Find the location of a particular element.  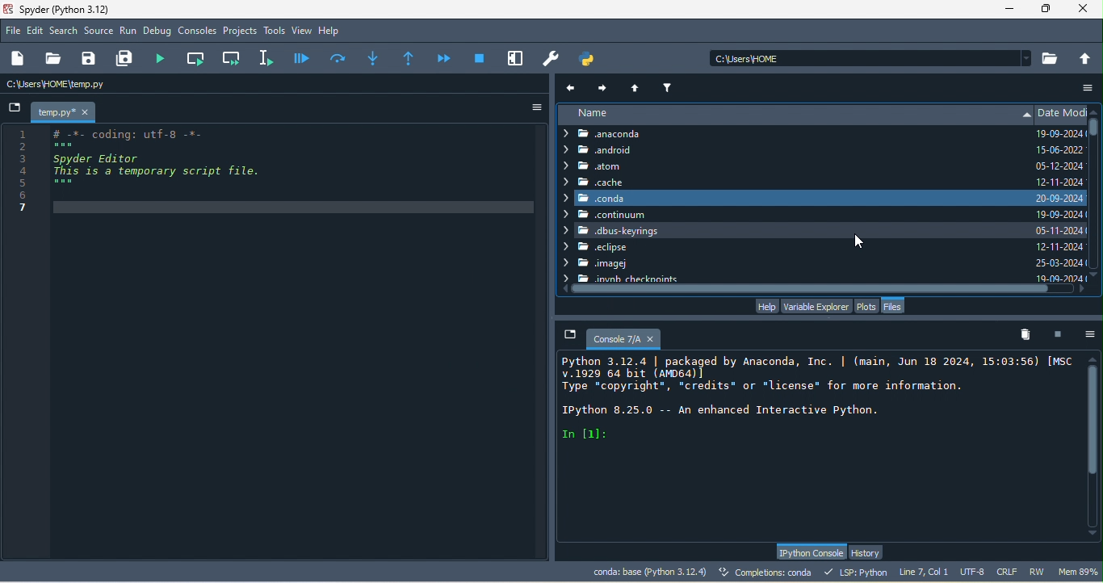

file is located at coordinates (895, 306).